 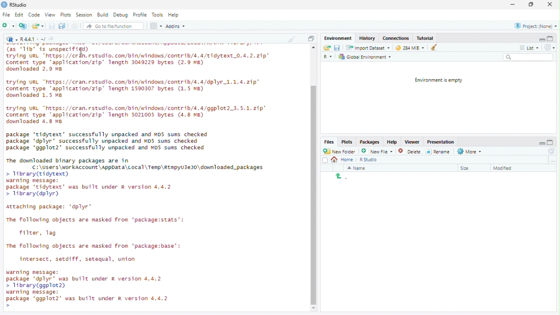 I want to click on Create new project, so click(x=23, y=26).